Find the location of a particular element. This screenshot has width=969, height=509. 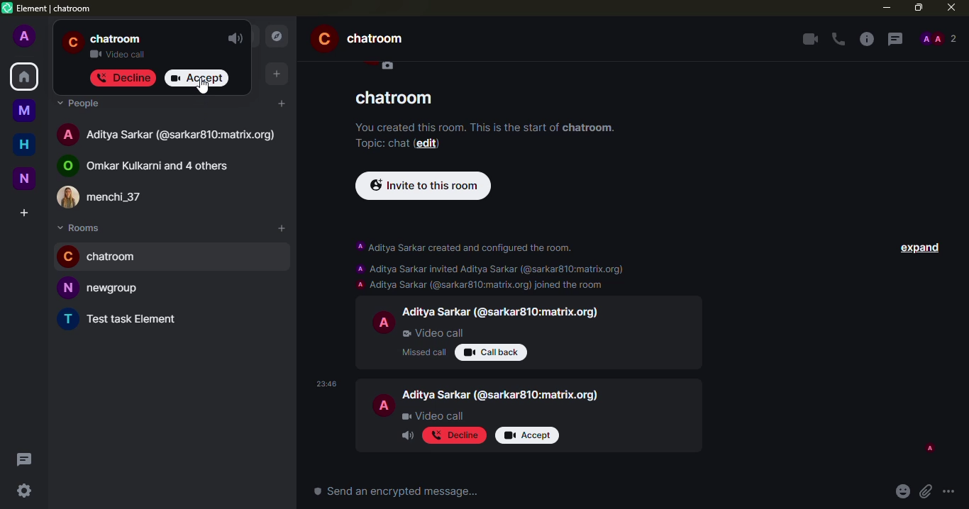

missed call is located at coordinates (423, 352).